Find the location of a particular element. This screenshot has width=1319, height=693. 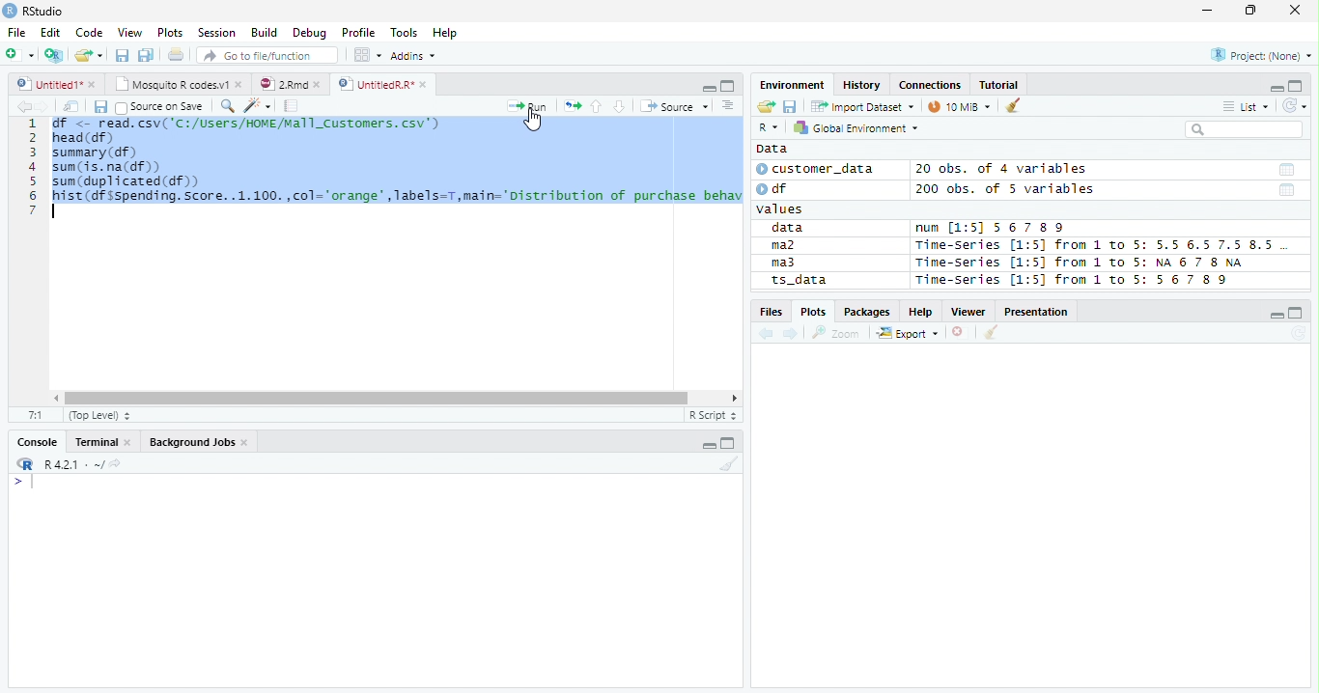

Global Environment is located at coordinates (856, 127).